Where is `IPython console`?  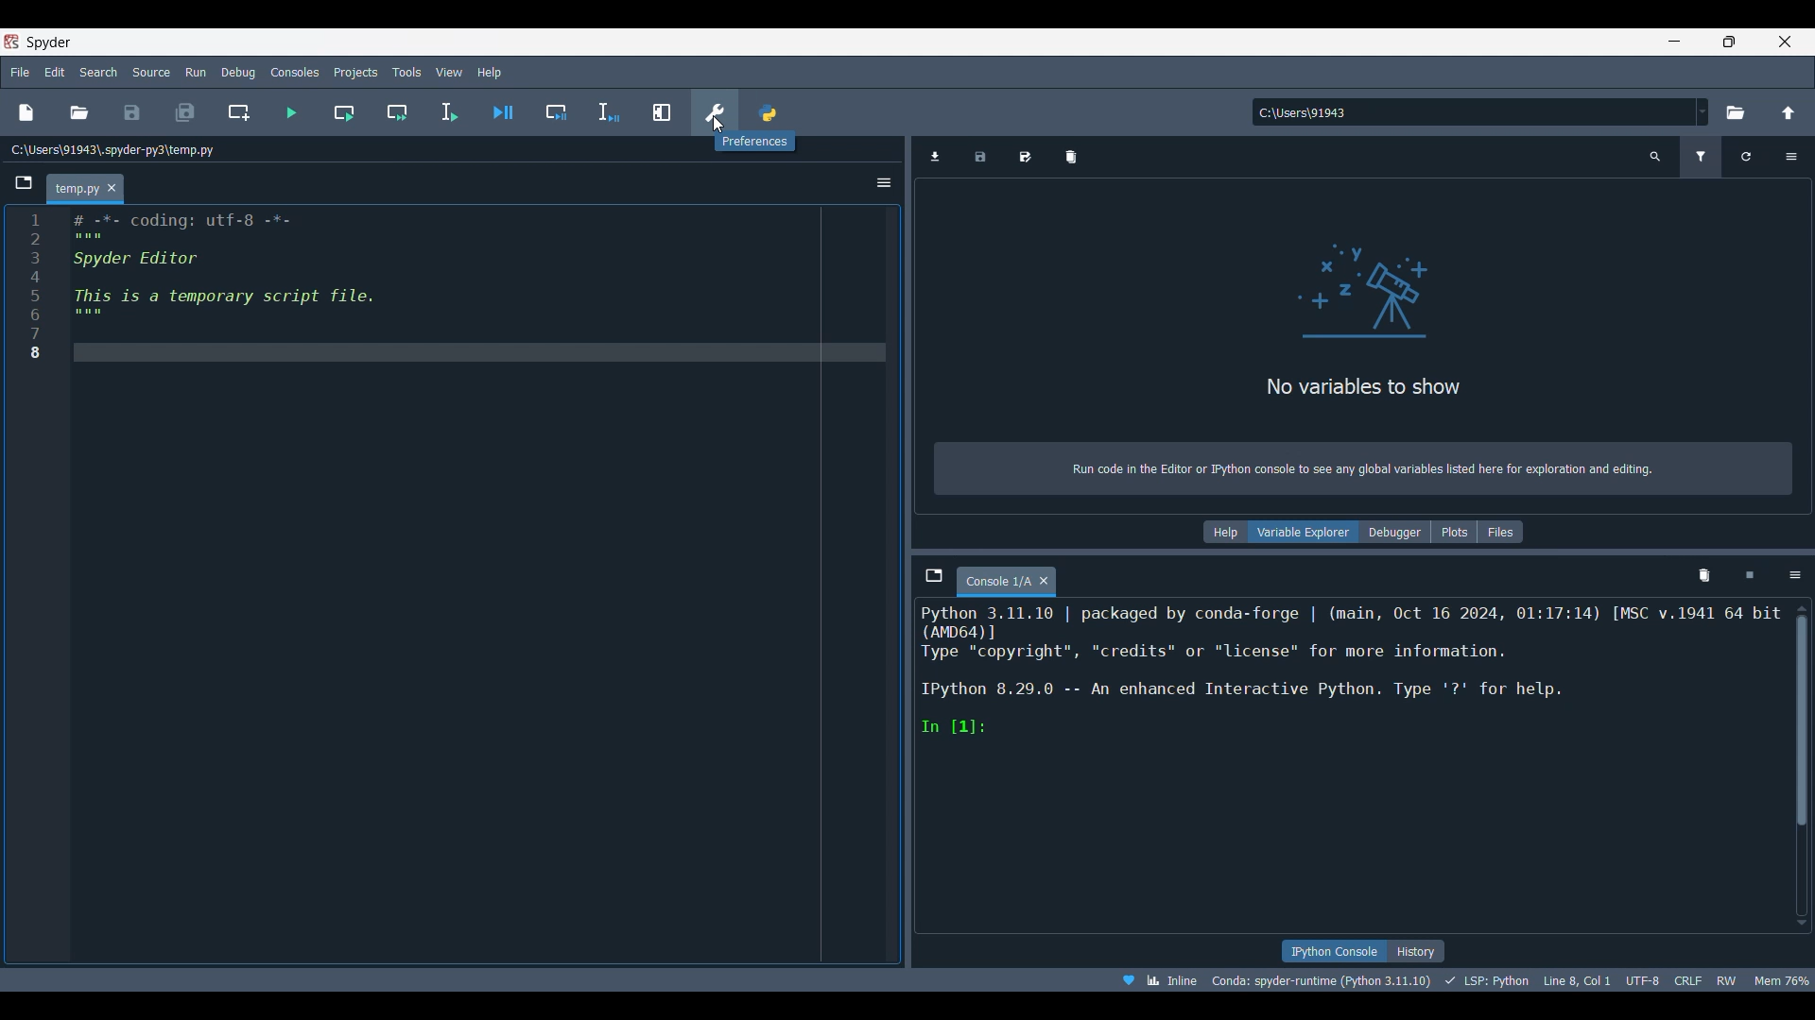 IPython console is located at coordinates (1331, 951).